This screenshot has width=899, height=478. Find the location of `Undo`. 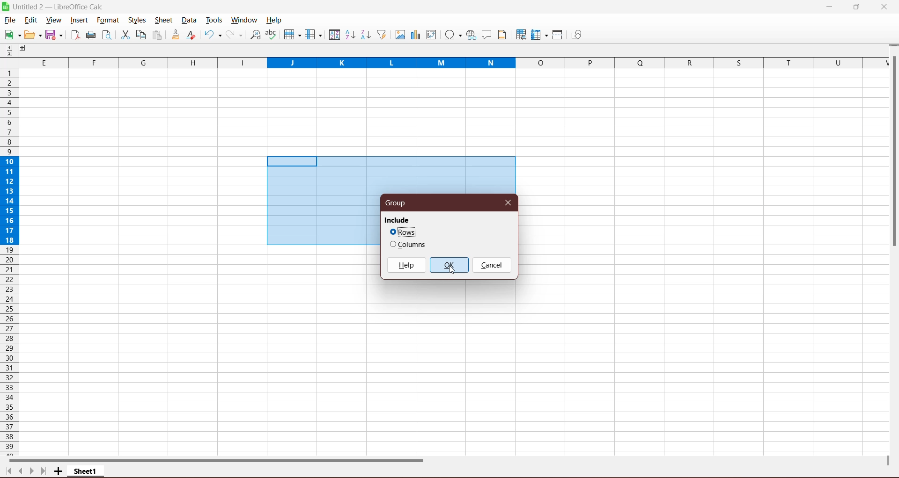

Undo is located at coordinates (213, 36).